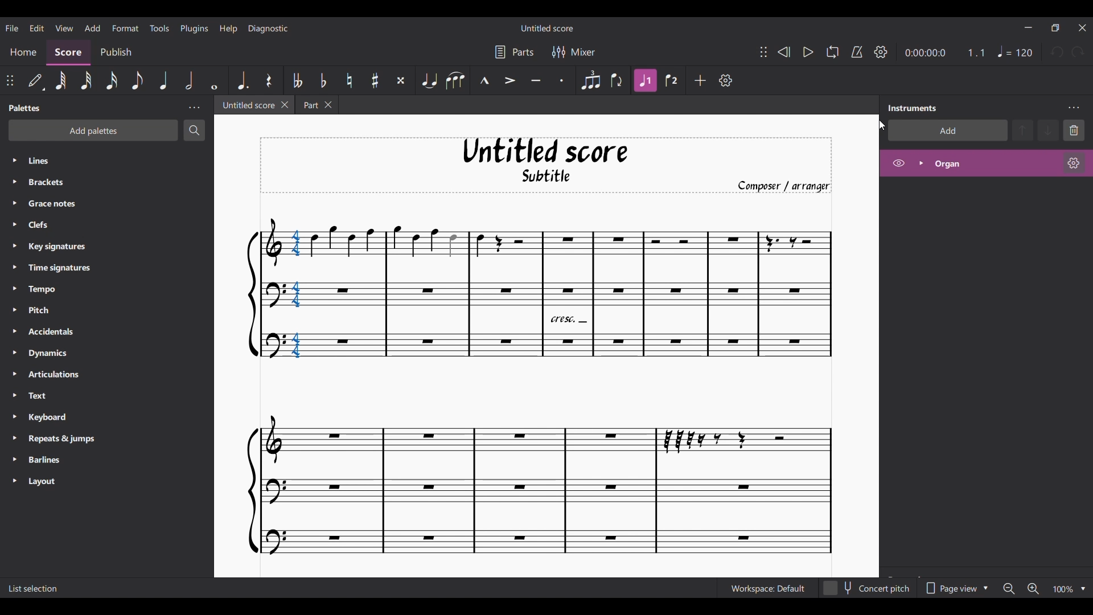  What do you see at coordinates (995, 164) in the screenshot?
I see `Current instrument` at bounding box center [995, 164].